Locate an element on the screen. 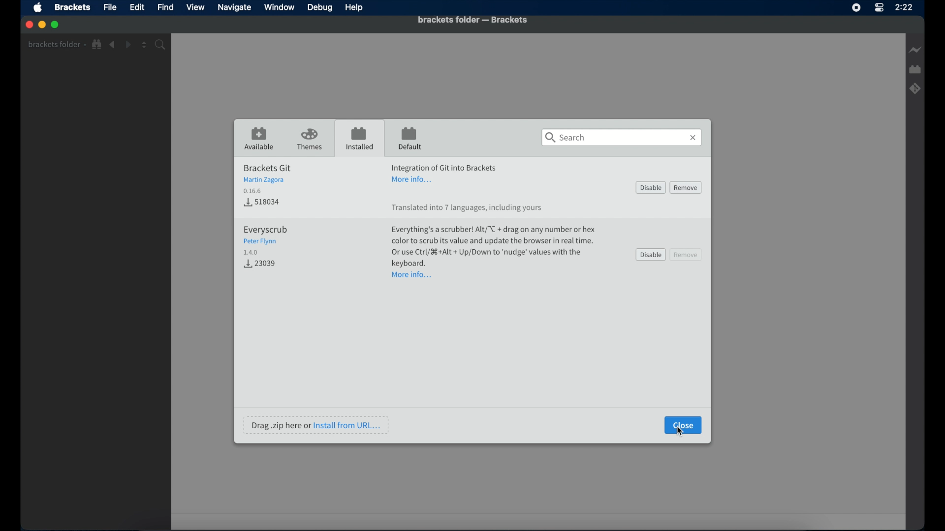  enable is located at coordinates (651, 187).